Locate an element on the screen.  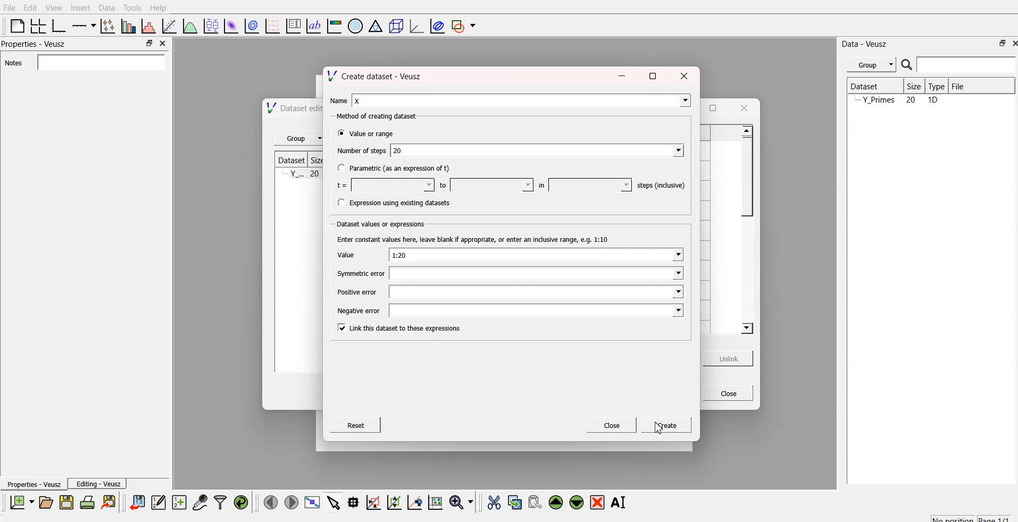
[gee is located at coordinates (665, 427).